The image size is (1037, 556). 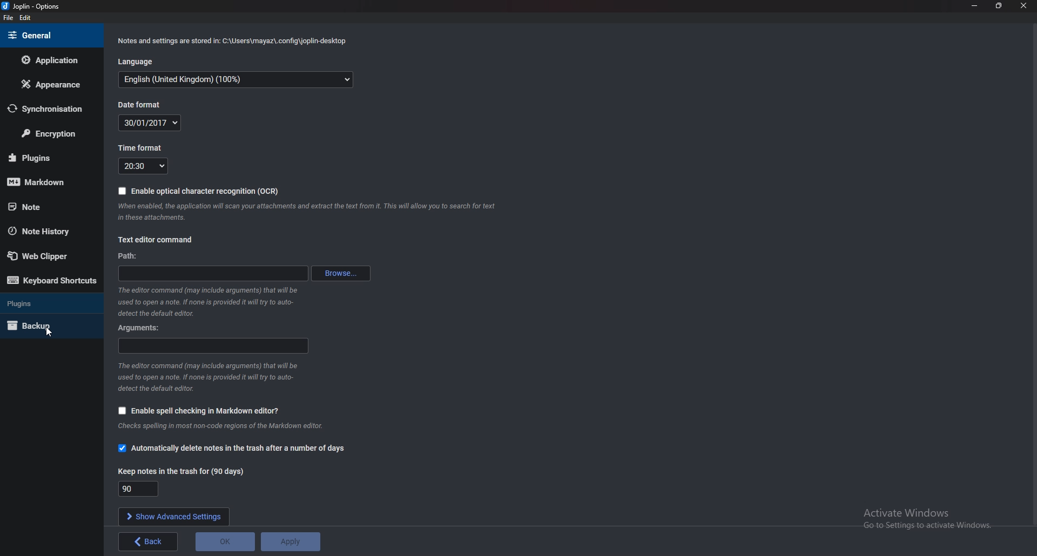 What do you see at coordinates (234, 449) in the screenshot?
I see `Automatically delete notes` at bounding box center [234, 449].